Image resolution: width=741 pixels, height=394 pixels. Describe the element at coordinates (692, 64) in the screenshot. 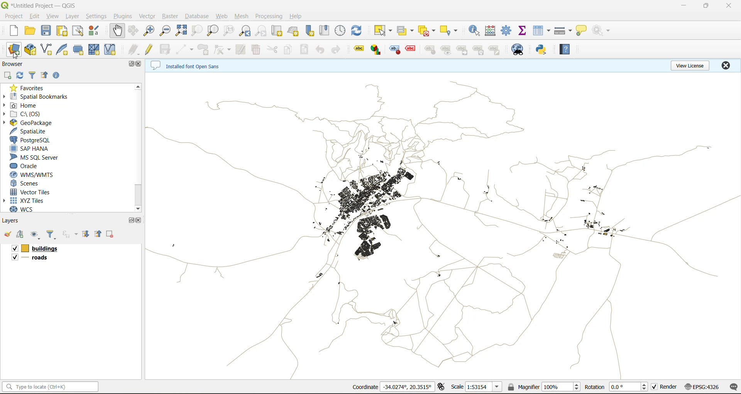

I see `view license` at that location.